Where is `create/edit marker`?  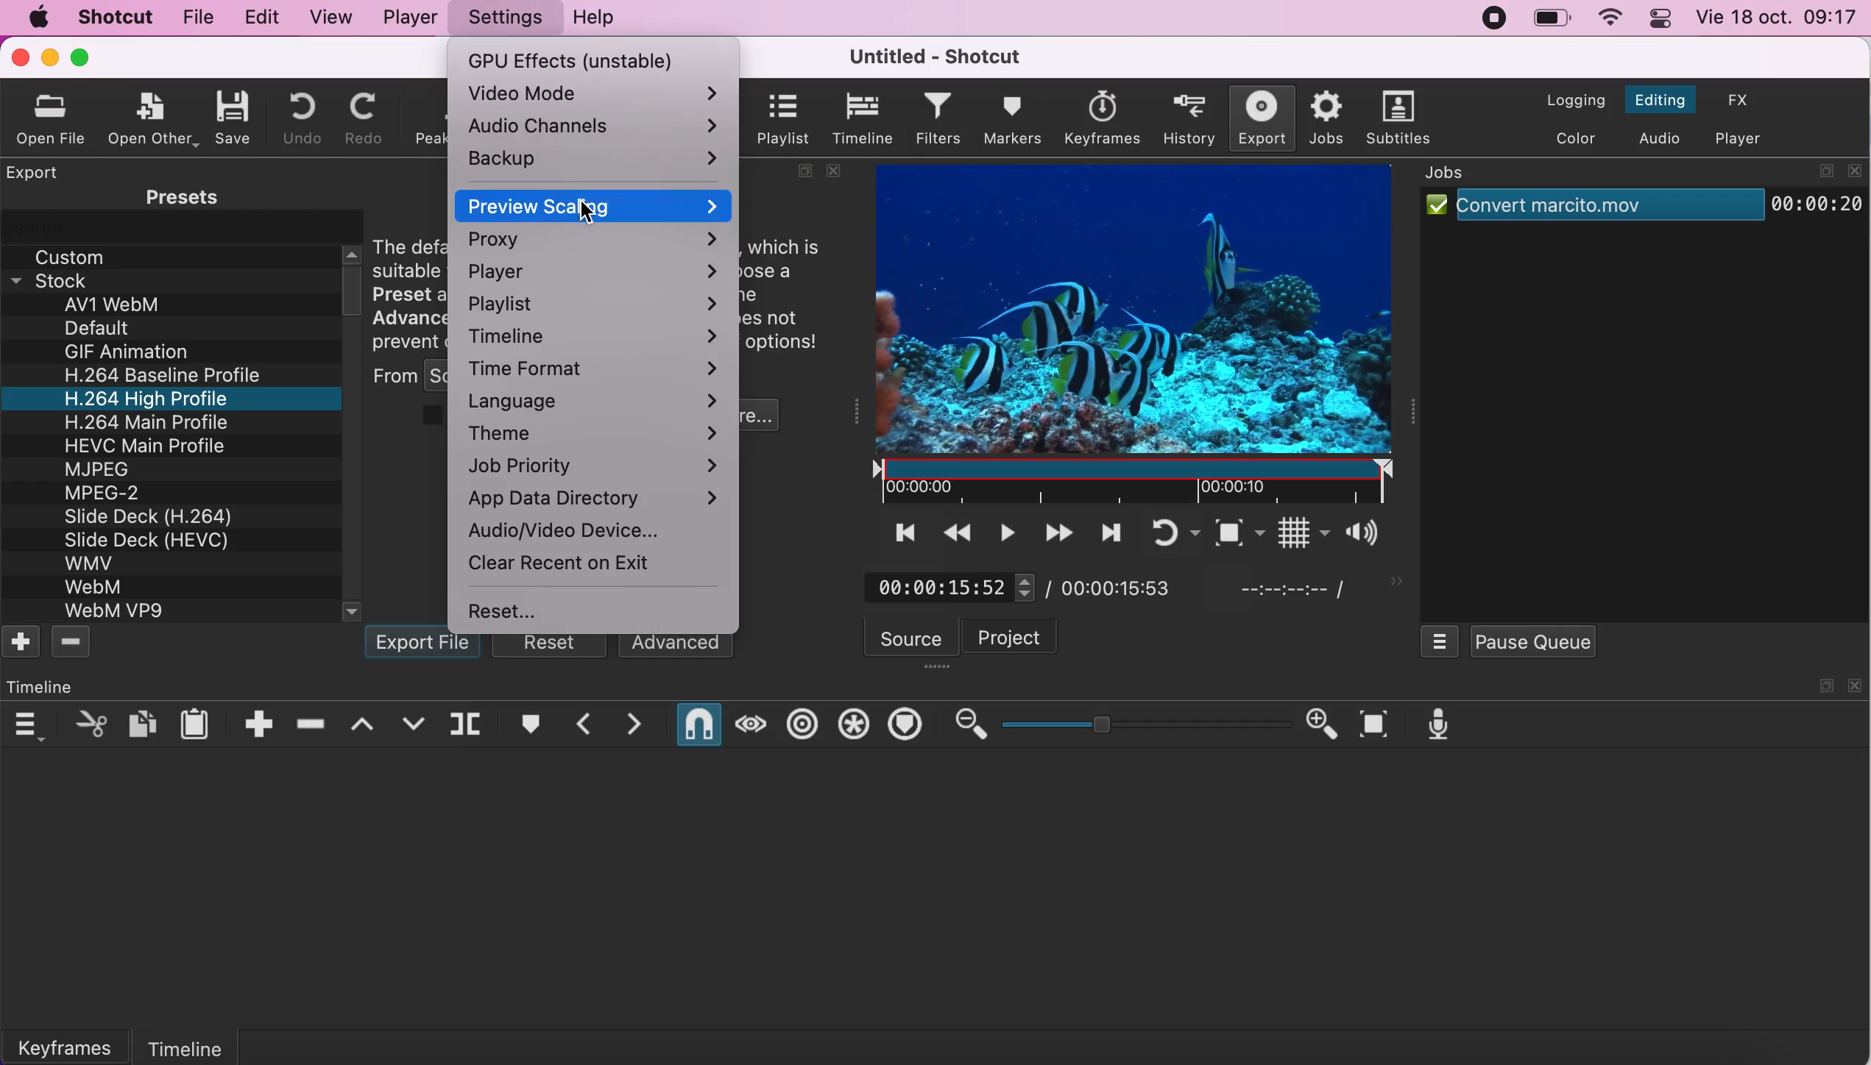
create/edit marker is located at coordinates (525, 727).